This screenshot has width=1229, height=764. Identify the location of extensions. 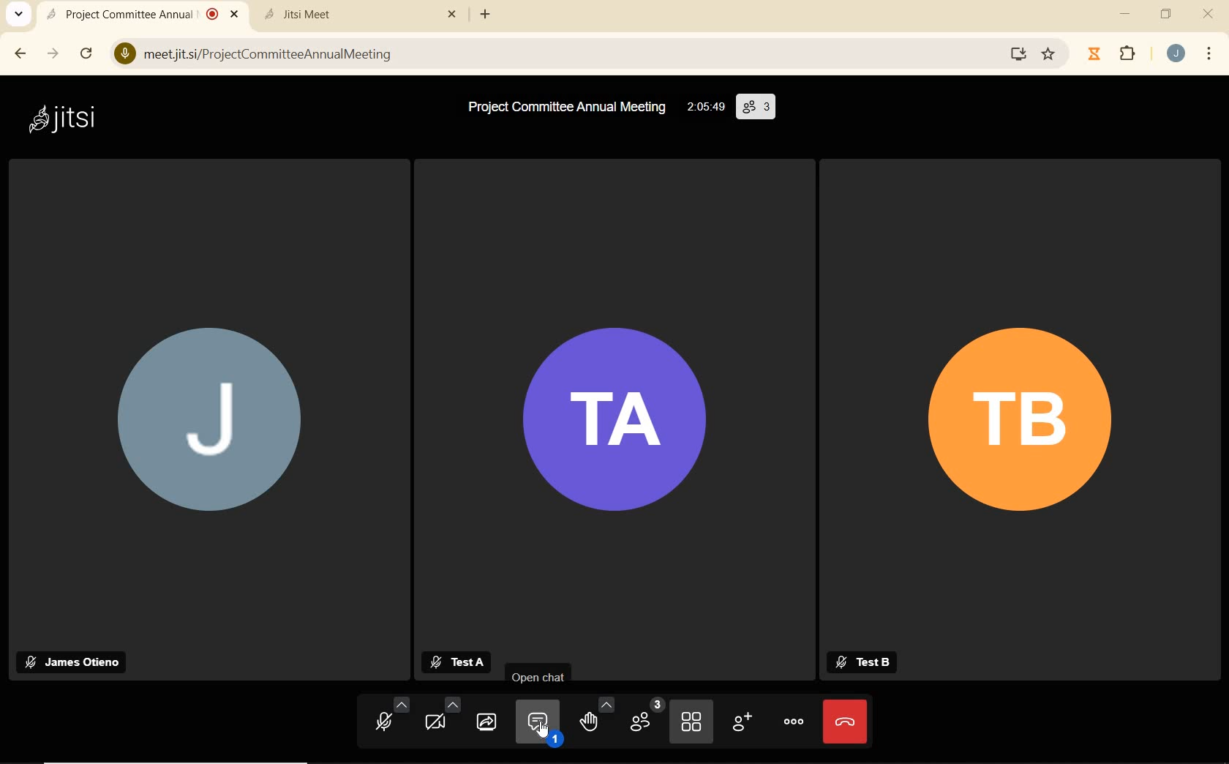
(1124, 53).